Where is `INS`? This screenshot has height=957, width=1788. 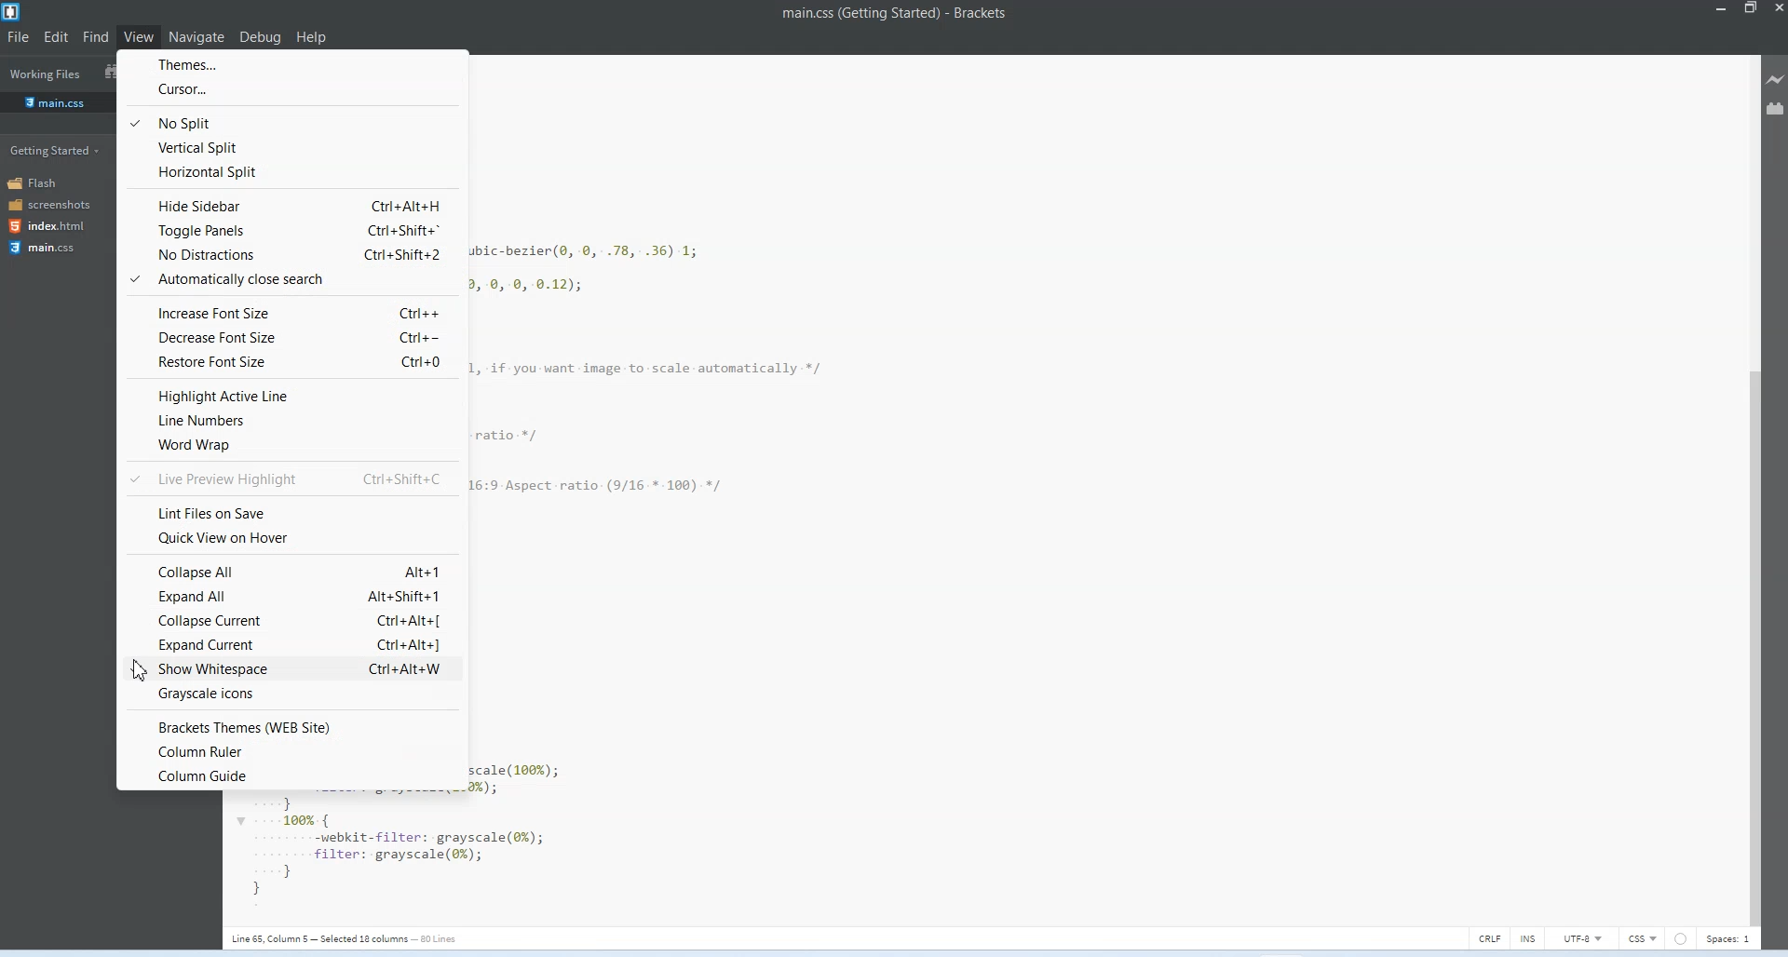 INS is located at coordinates (1530, 937).